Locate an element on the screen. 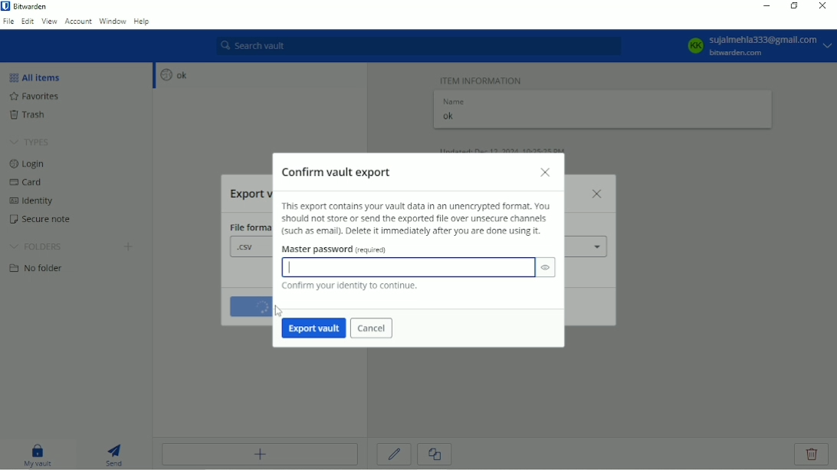 Image resolution: width=837 pixels, height=470 pixels. Card is located at coordinates (29, 184).